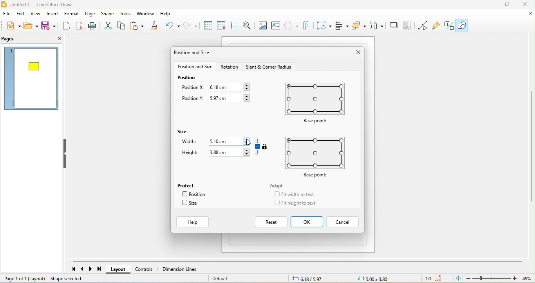 The width and height of the screenshot is (535, 283). I want to click on 5.10 cm, so click(228, 140).